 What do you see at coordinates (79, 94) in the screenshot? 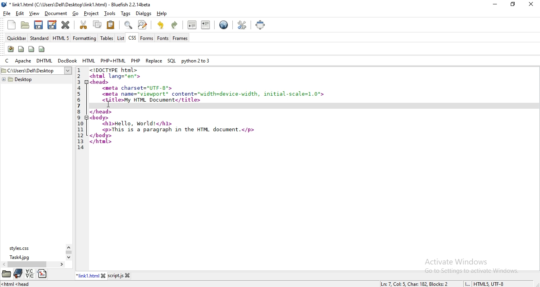
I see `5` at bounding box center [79, 94].